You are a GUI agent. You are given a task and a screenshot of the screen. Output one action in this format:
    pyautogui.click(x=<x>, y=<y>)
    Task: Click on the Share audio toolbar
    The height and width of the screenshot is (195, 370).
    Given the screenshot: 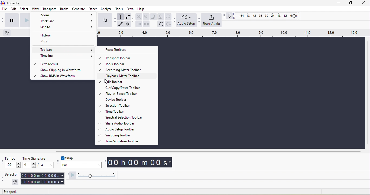 What is the action you would take?
    pyautogui.click(x=129, y=123)
    